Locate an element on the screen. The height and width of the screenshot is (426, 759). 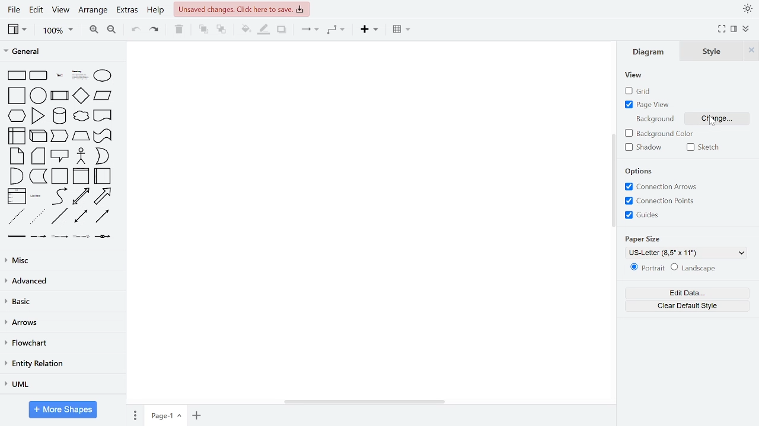
general shapes is located at coordinates (79, 236).